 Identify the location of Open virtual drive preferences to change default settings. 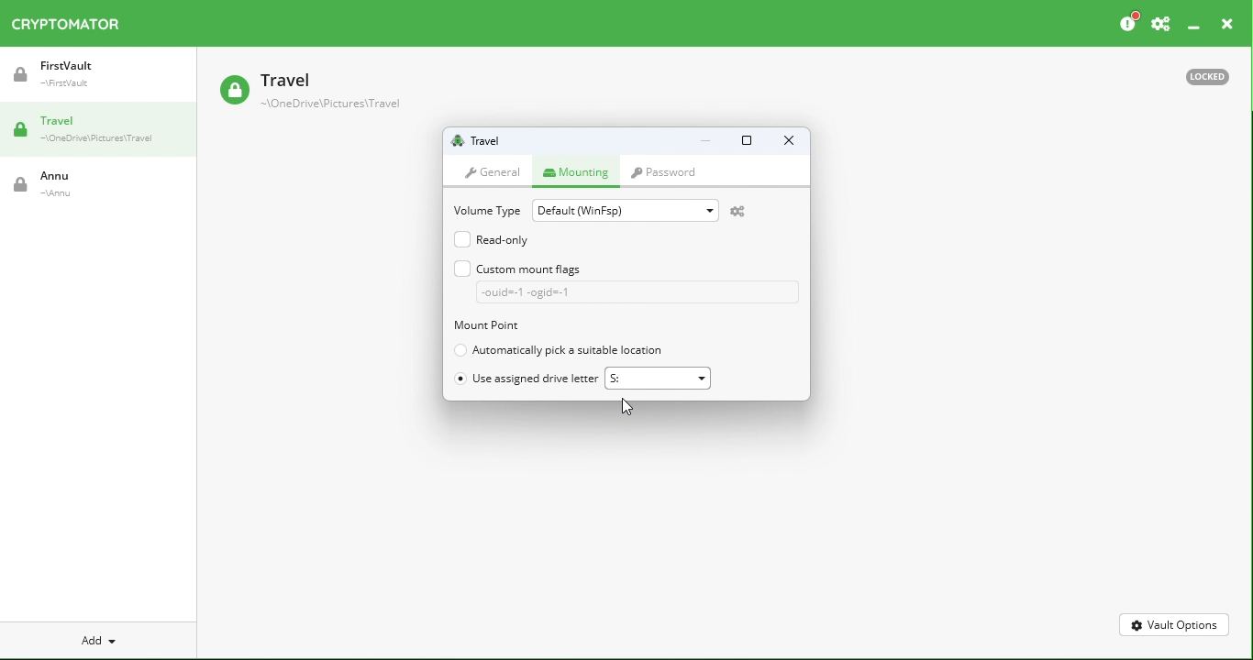
(746, 212).